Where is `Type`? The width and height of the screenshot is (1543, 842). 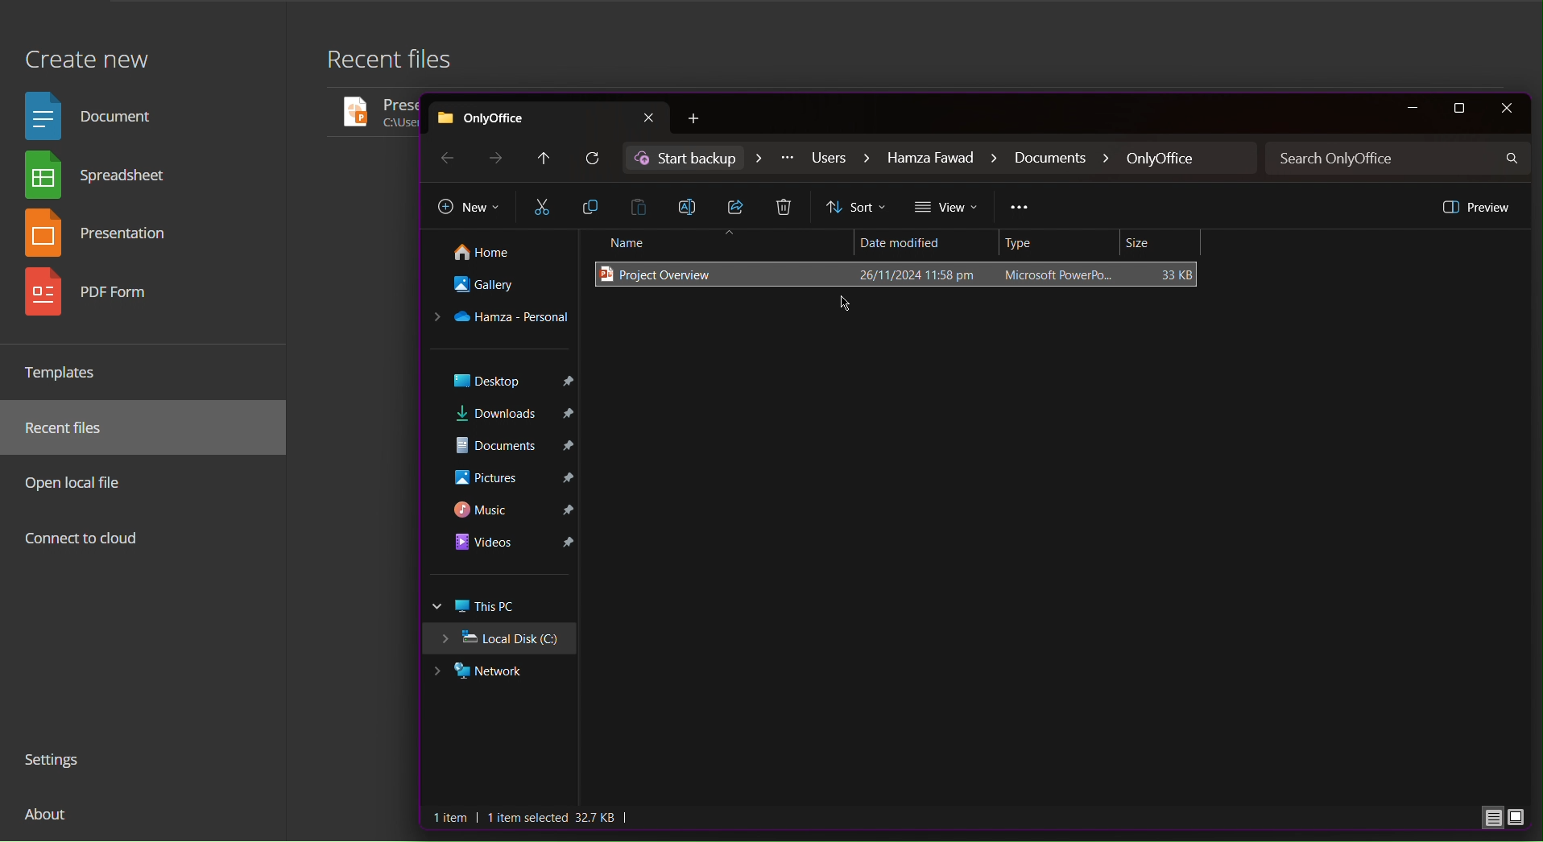
Type is located at coordinates (1062, 243).